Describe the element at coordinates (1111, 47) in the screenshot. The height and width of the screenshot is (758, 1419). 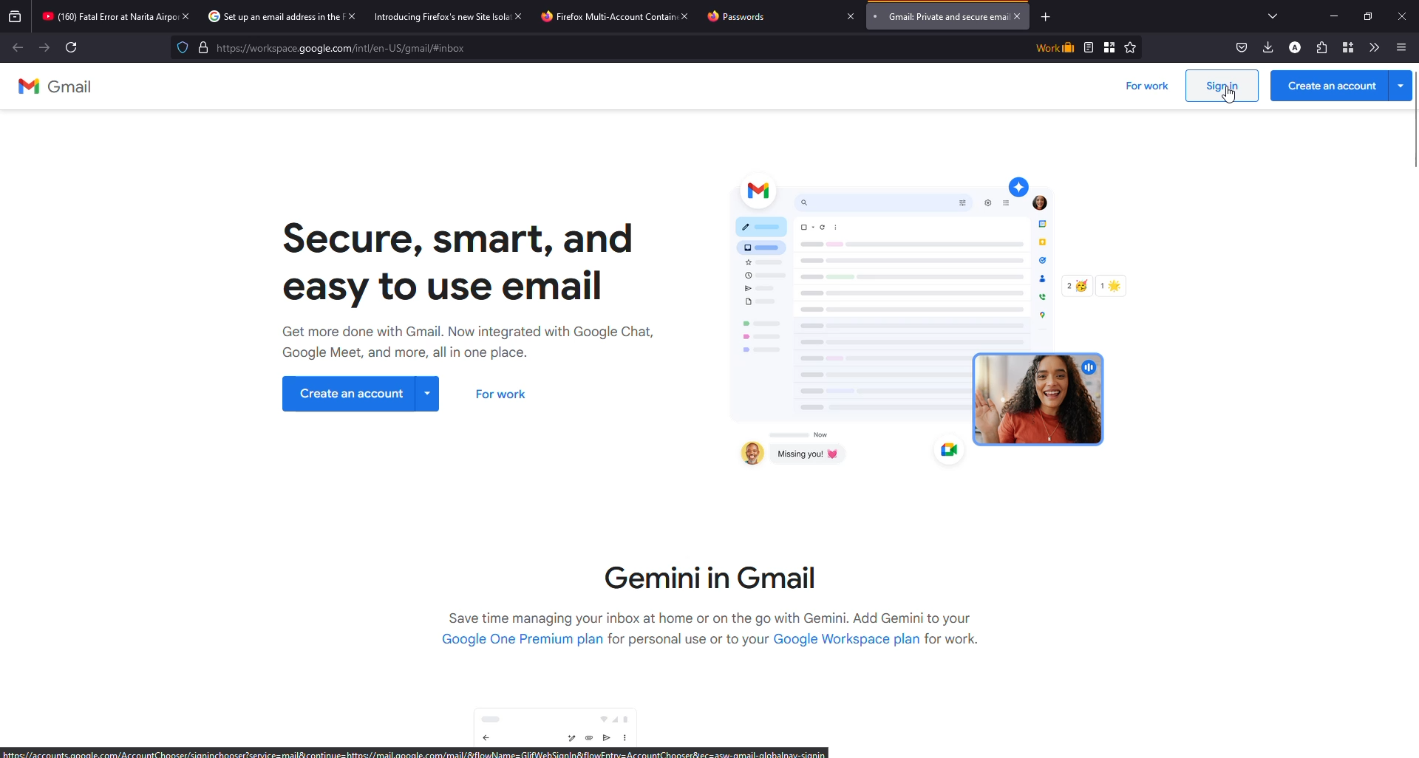
I see `bookmark` at that location.